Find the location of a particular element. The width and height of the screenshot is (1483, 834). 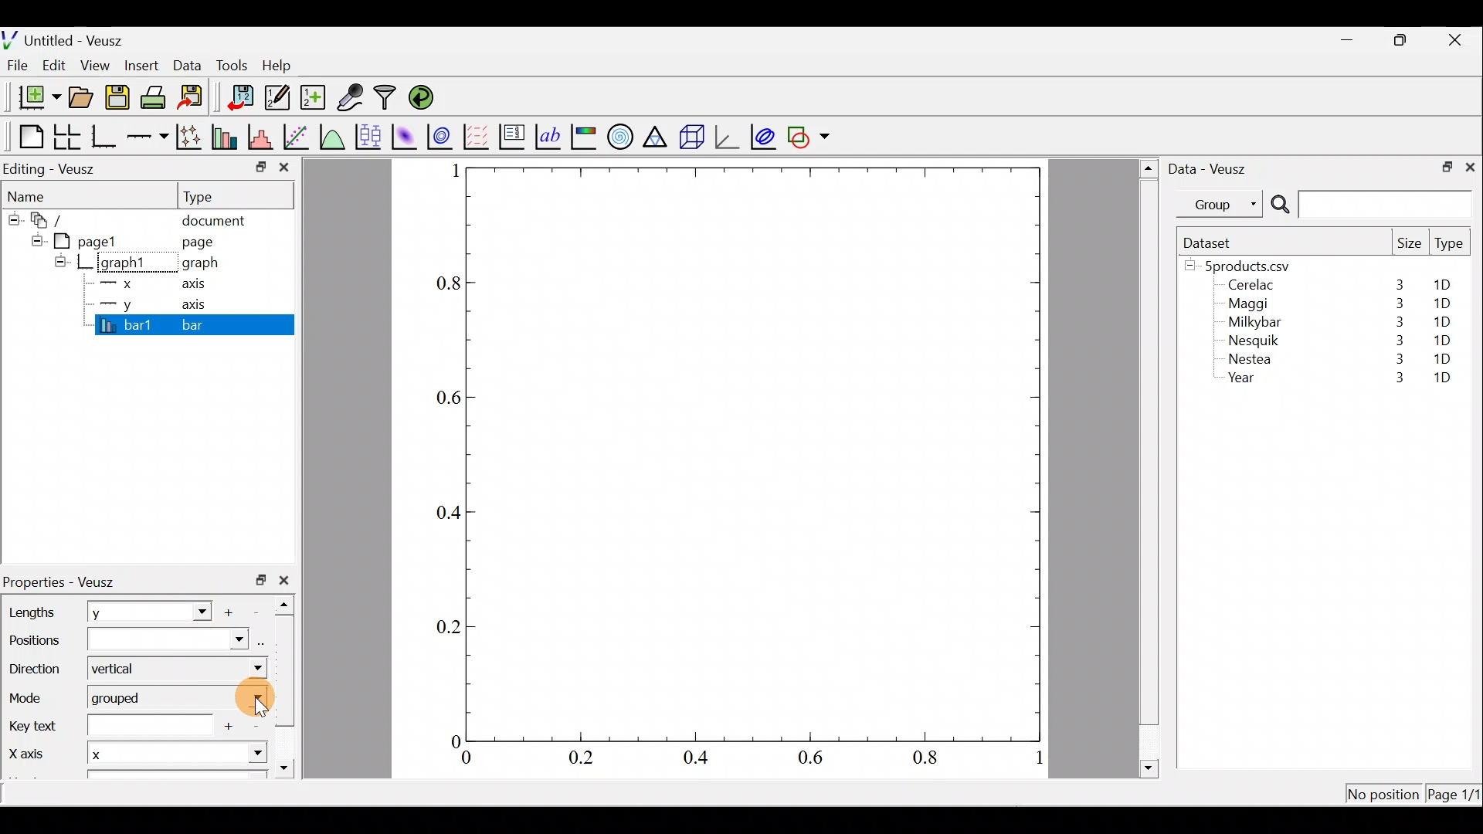

close is located at coordinates (284, 171).